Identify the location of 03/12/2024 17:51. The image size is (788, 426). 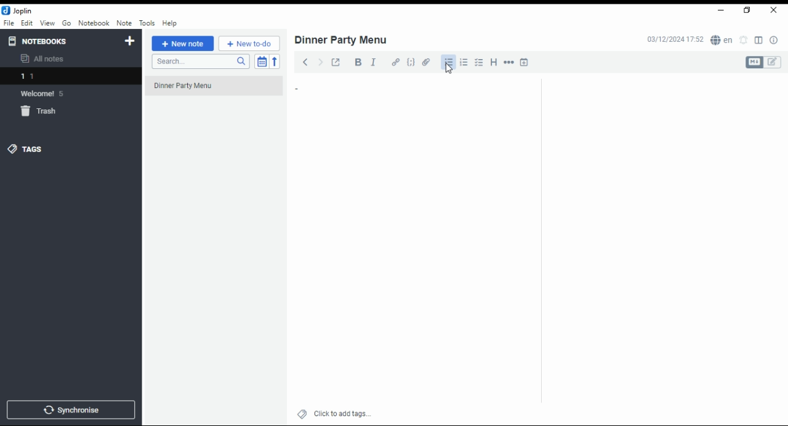
(673, 40).